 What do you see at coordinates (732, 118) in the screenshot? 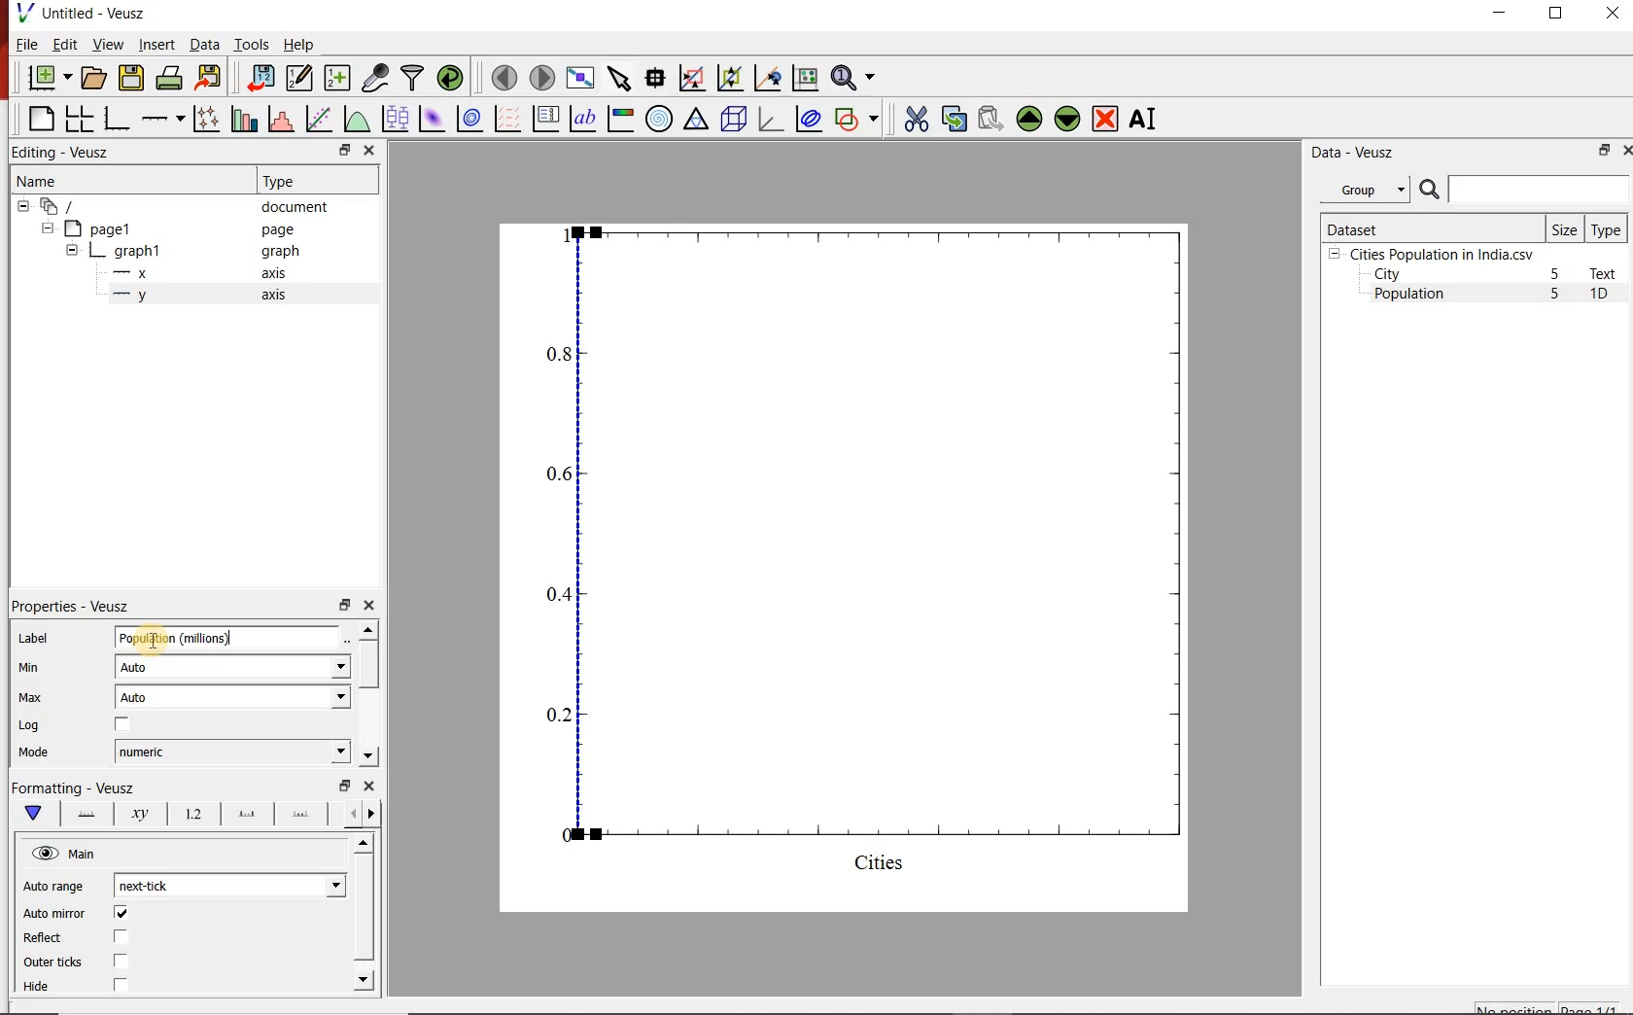
I see `3d scene` at bounding box center [732, 118].